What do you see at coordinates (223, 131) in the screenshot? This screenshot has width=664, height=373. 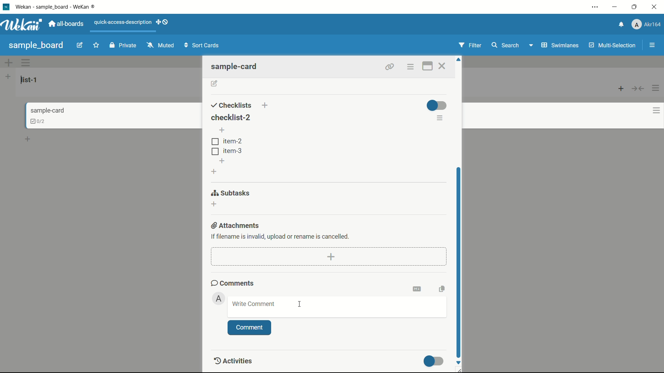 I see `add item` at bounding box center [223, 131].